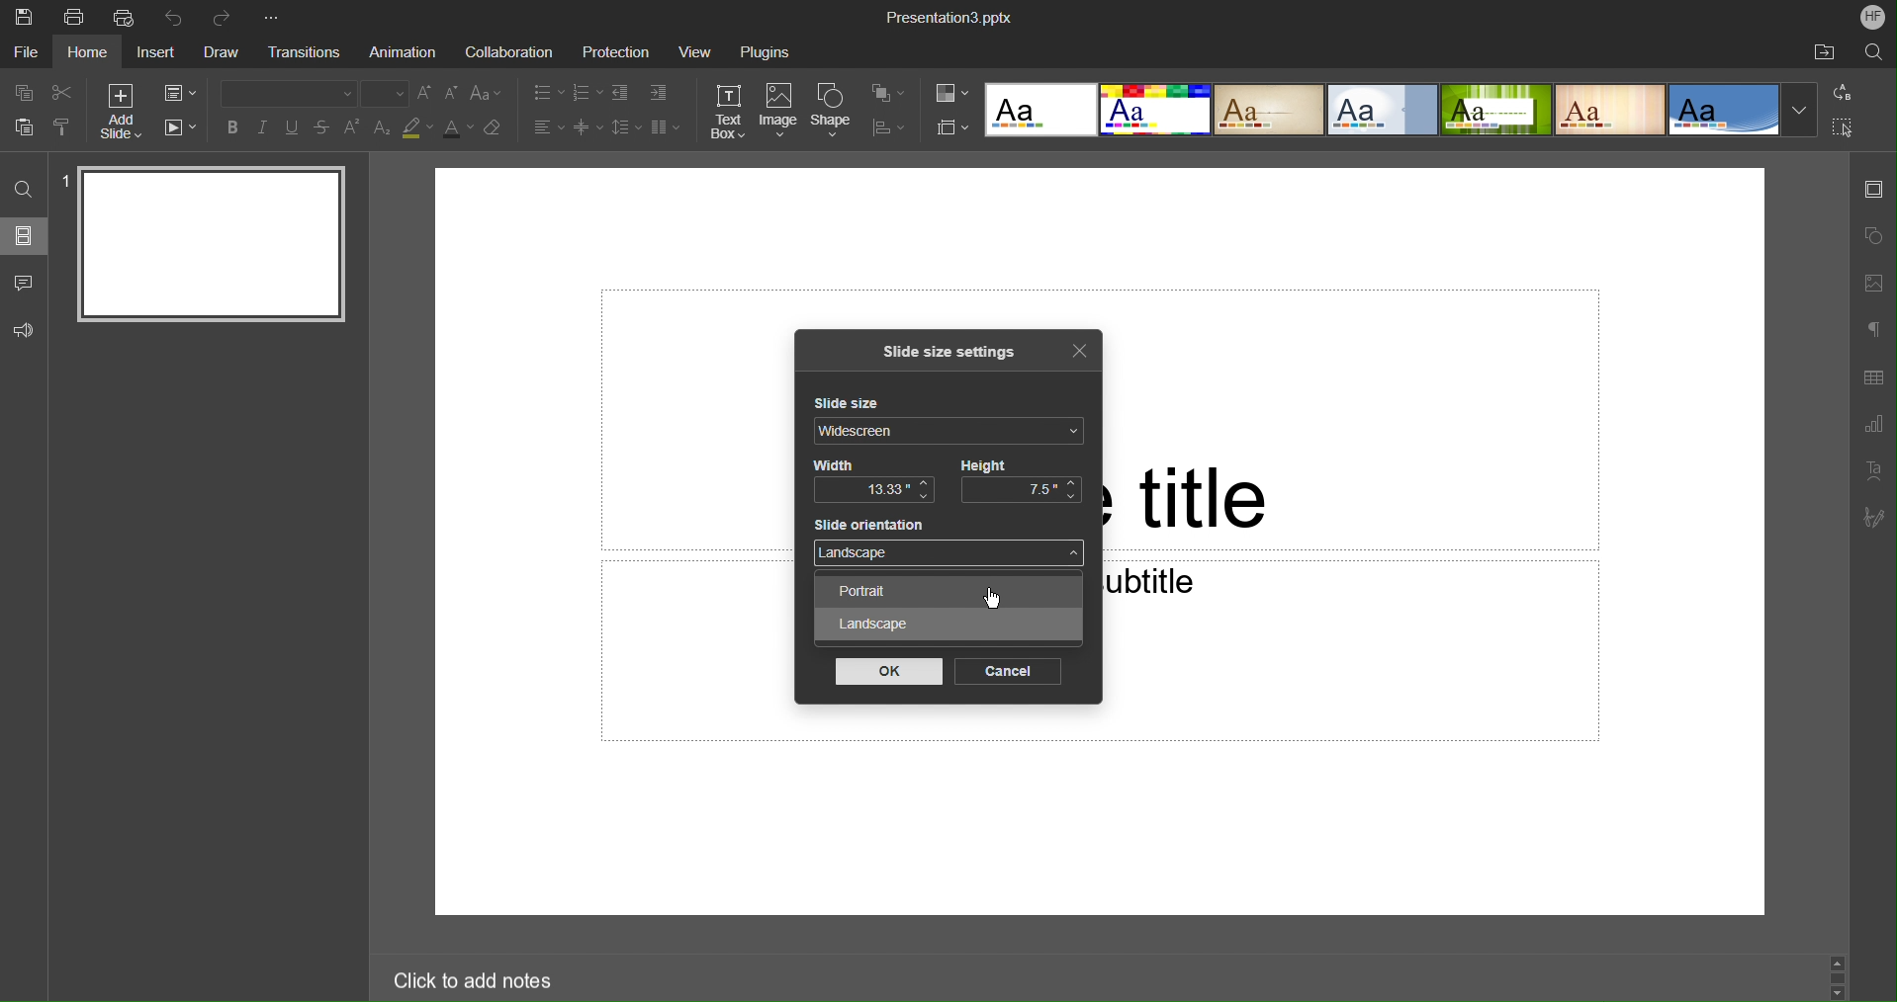 Image resolution: width=1897 pixels, height=1002 pixels. I want to click on Portrait, so click(948, 591).